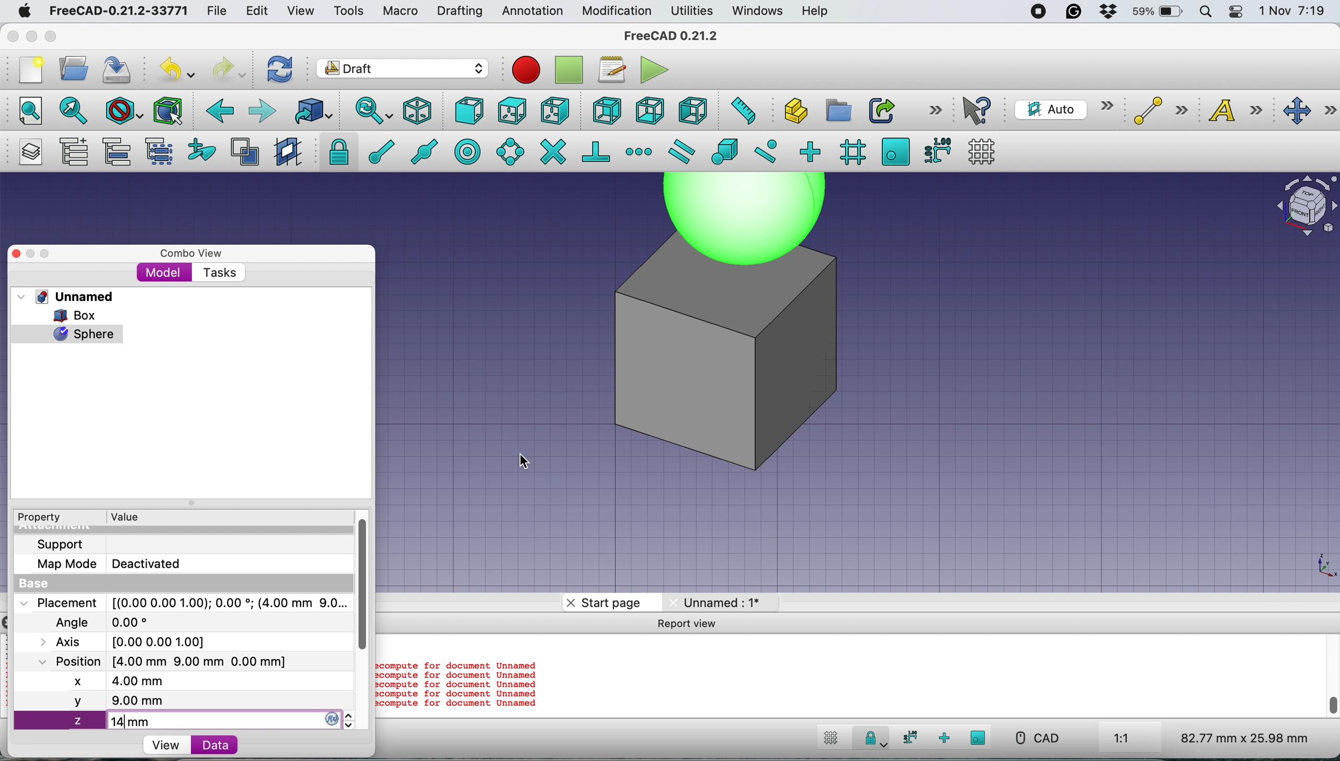  Describe the element at coordinates (759, 11) in the screenshot. I see `windows` at that location.